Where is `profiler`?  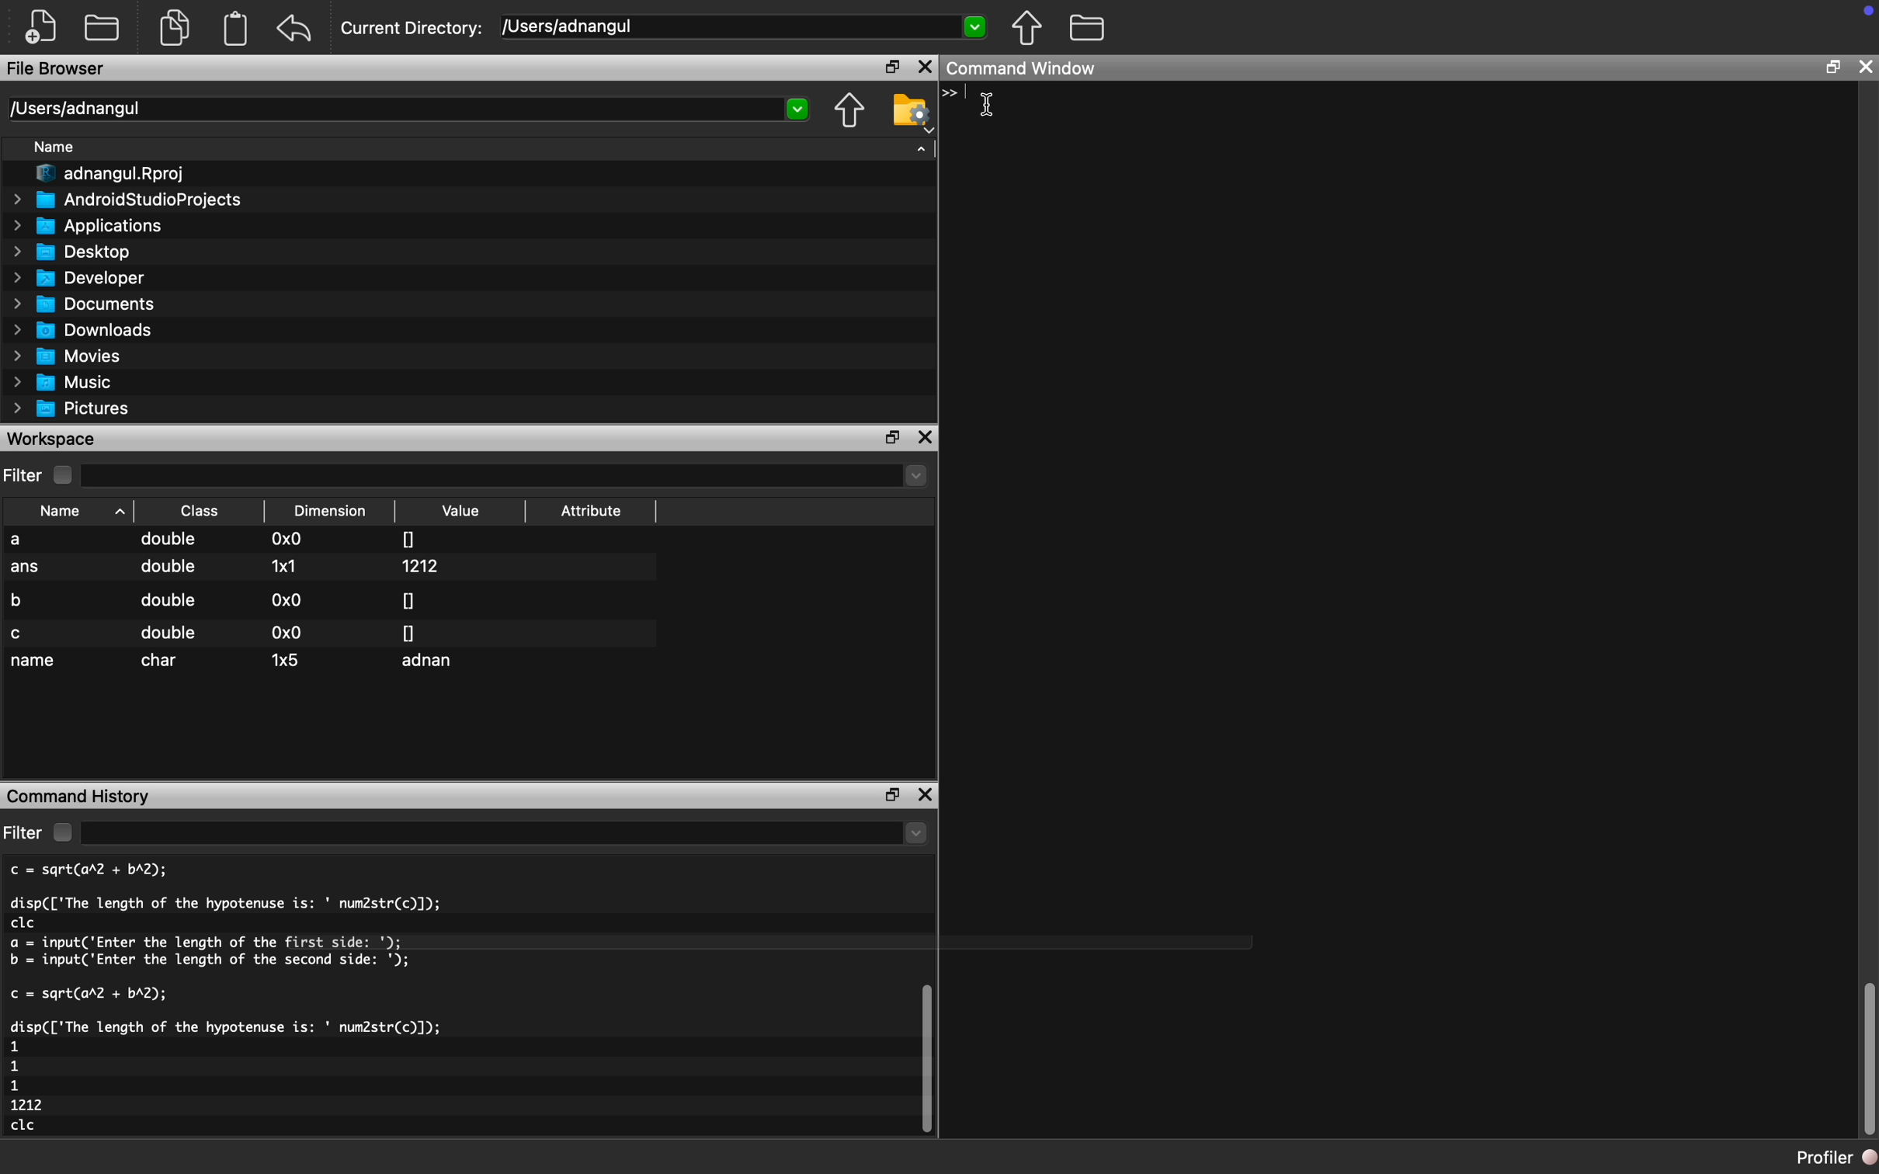
profiler is located at coordinates (1820, 1157).